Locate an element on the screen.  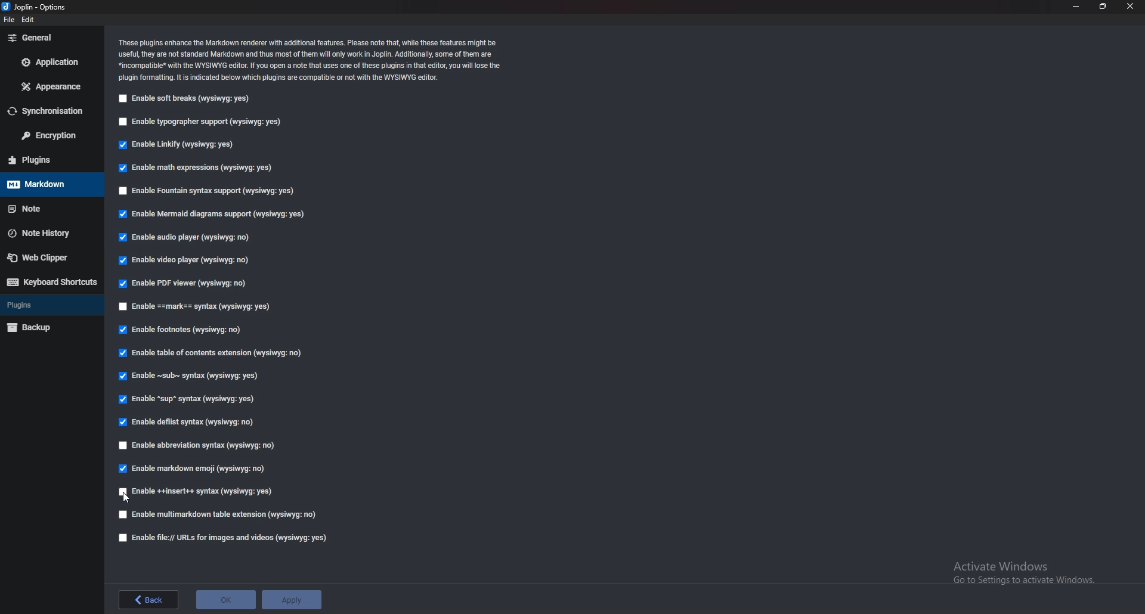
close is located at coordinates (1130, 6).